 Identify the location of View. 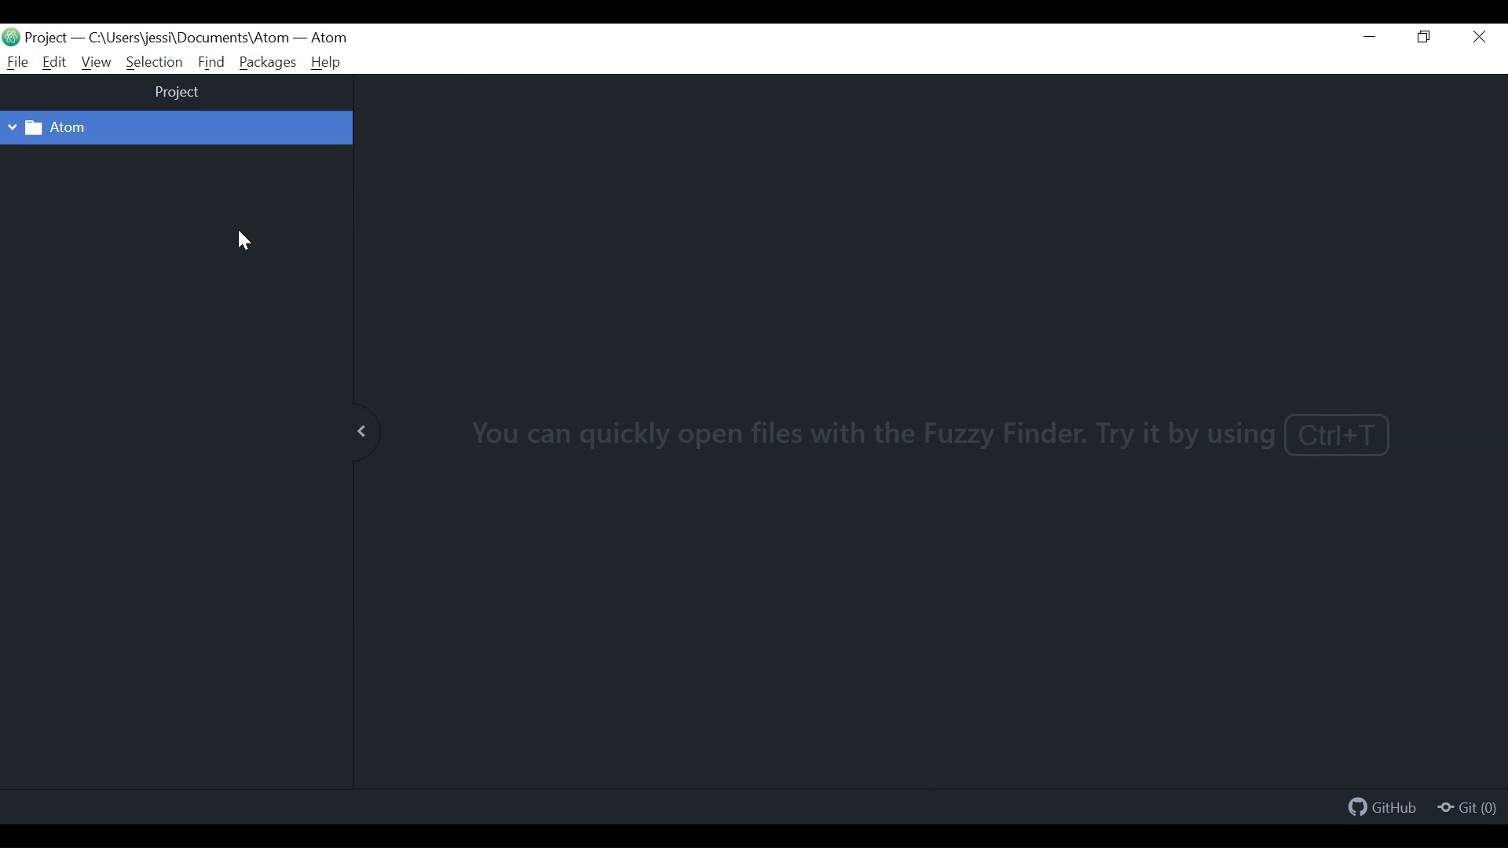
(95, 63).